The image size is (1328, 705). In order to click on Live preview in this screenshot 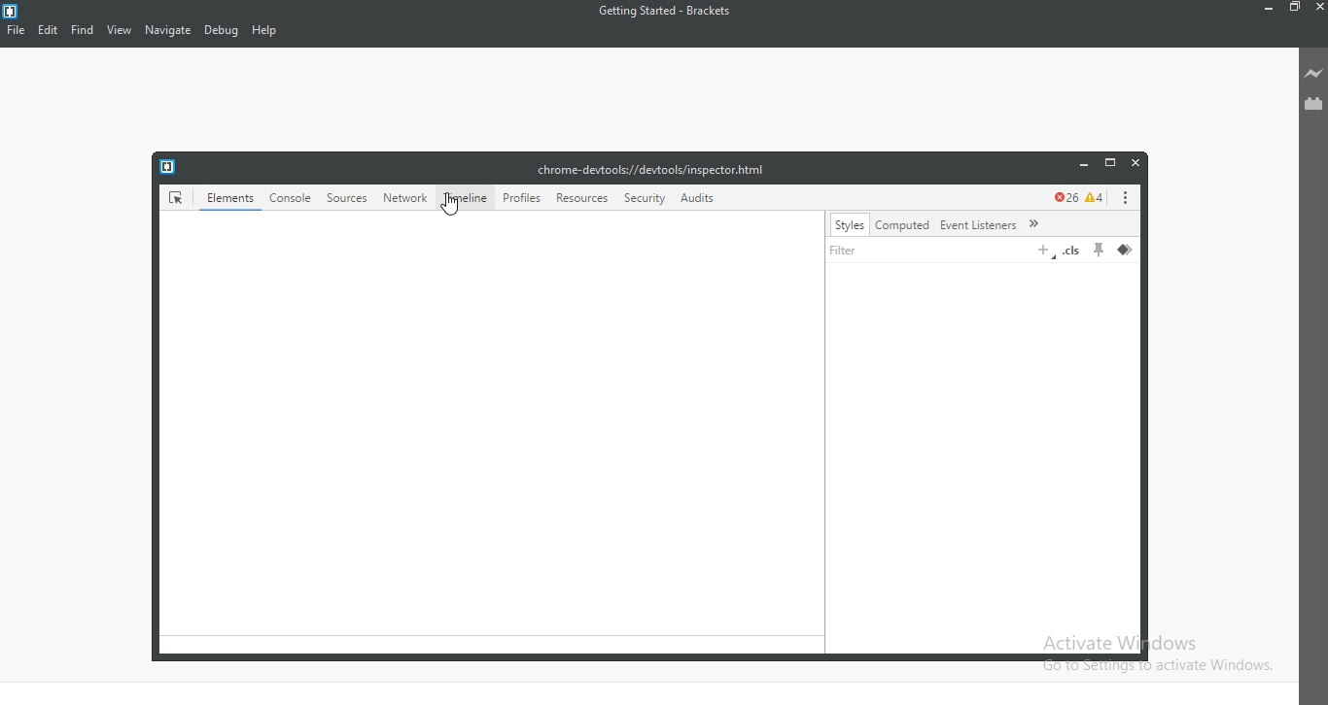, I will do `click(1313, 73)`.